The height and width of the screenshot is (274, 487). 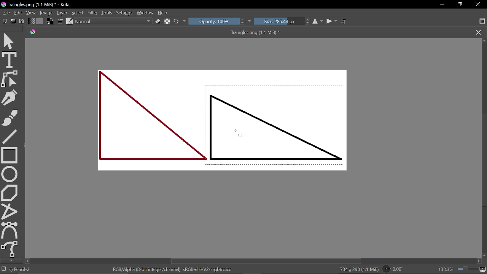 What do you see at coordinates (482, 21) in the screenshot?
I see `Choose workspace` at bounding box center [482, 21].